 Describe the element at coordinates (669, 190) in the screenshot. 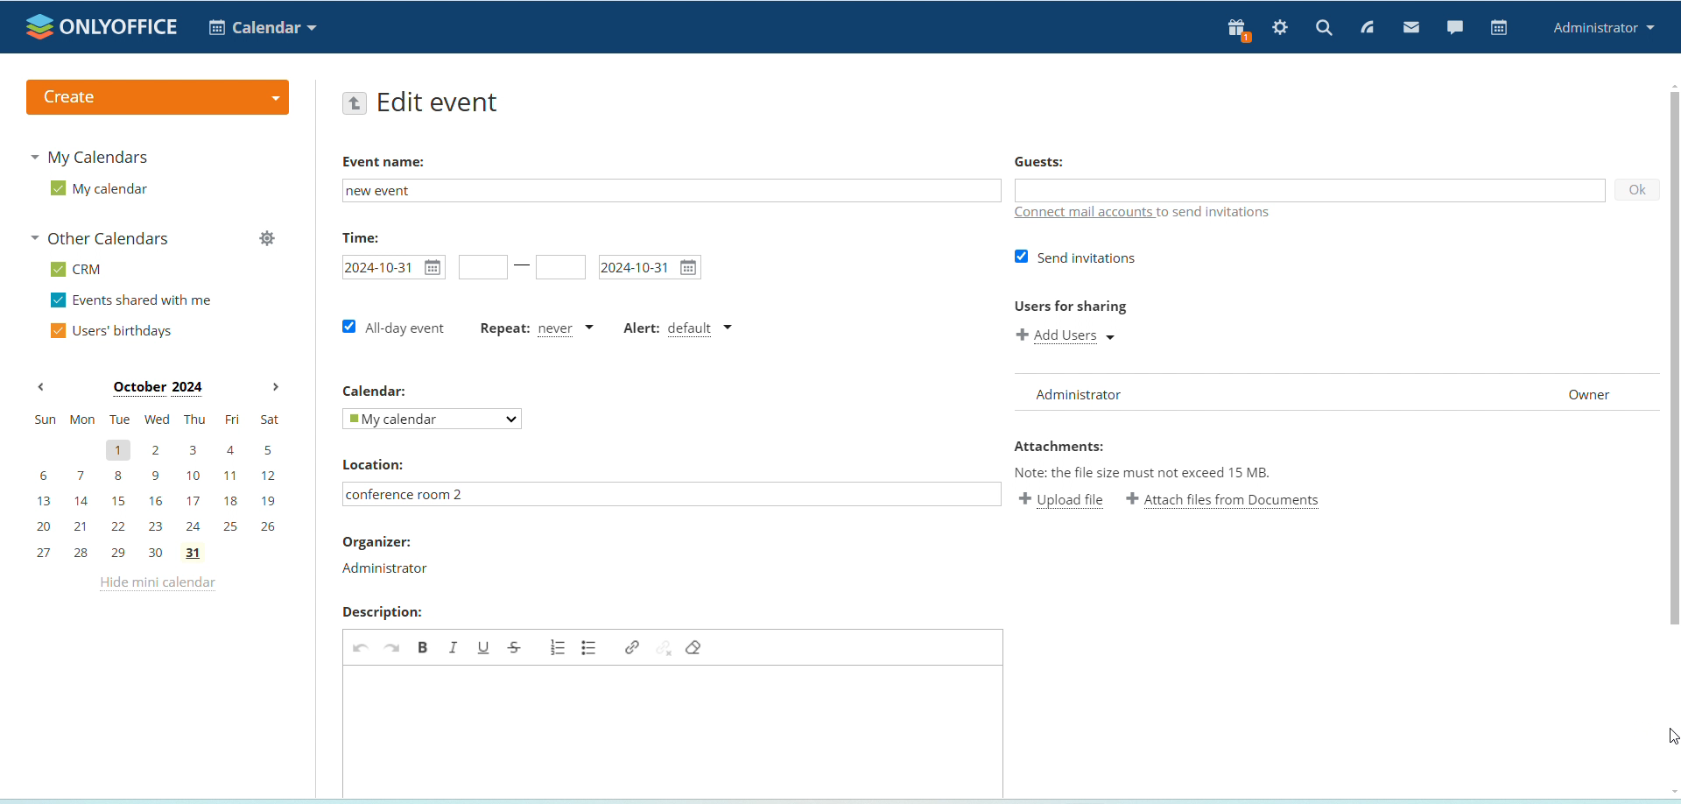

I see `edit event name` at that location.